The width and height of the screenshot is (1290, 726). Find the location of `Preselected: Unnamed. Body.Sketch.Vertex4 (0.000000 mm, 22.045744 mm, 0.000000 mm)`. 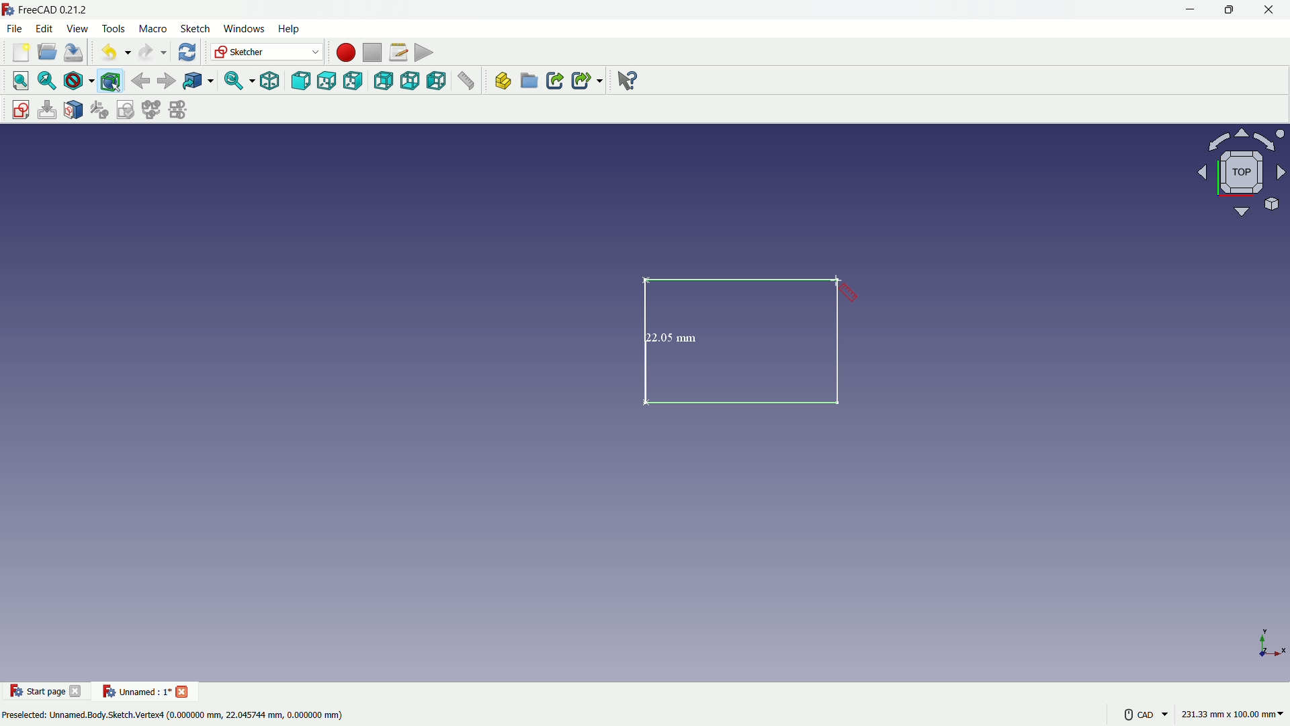

Preselected: Unnamed. Body.Sketch.Vertex4 (0.000000 mm, 22.045744 mm, 0.000000 mm) is located at coordinates (175, 714).